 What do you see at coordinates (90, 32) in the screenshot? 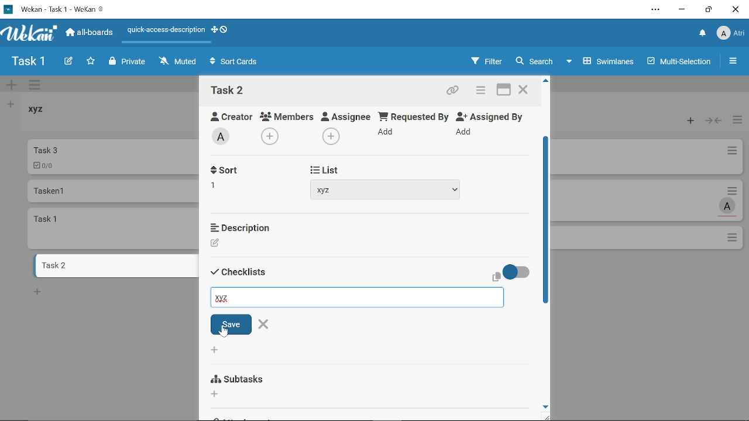
I see `All boards` at bounding box center [90, 32].